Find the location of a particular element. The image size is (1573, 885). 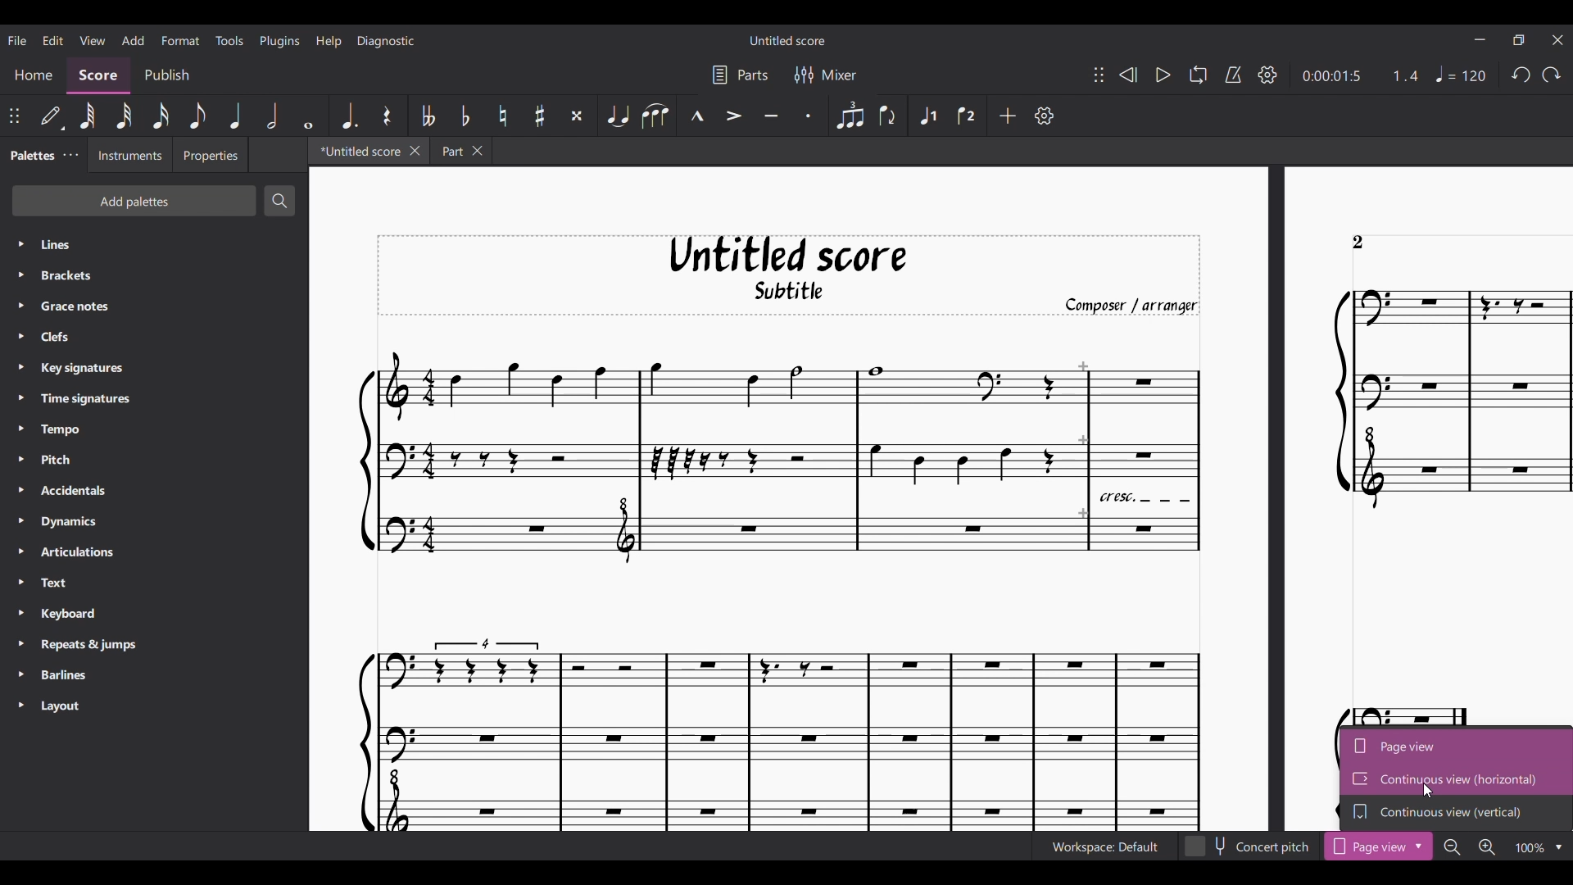

Staccato is located at coordinates (811, 116).